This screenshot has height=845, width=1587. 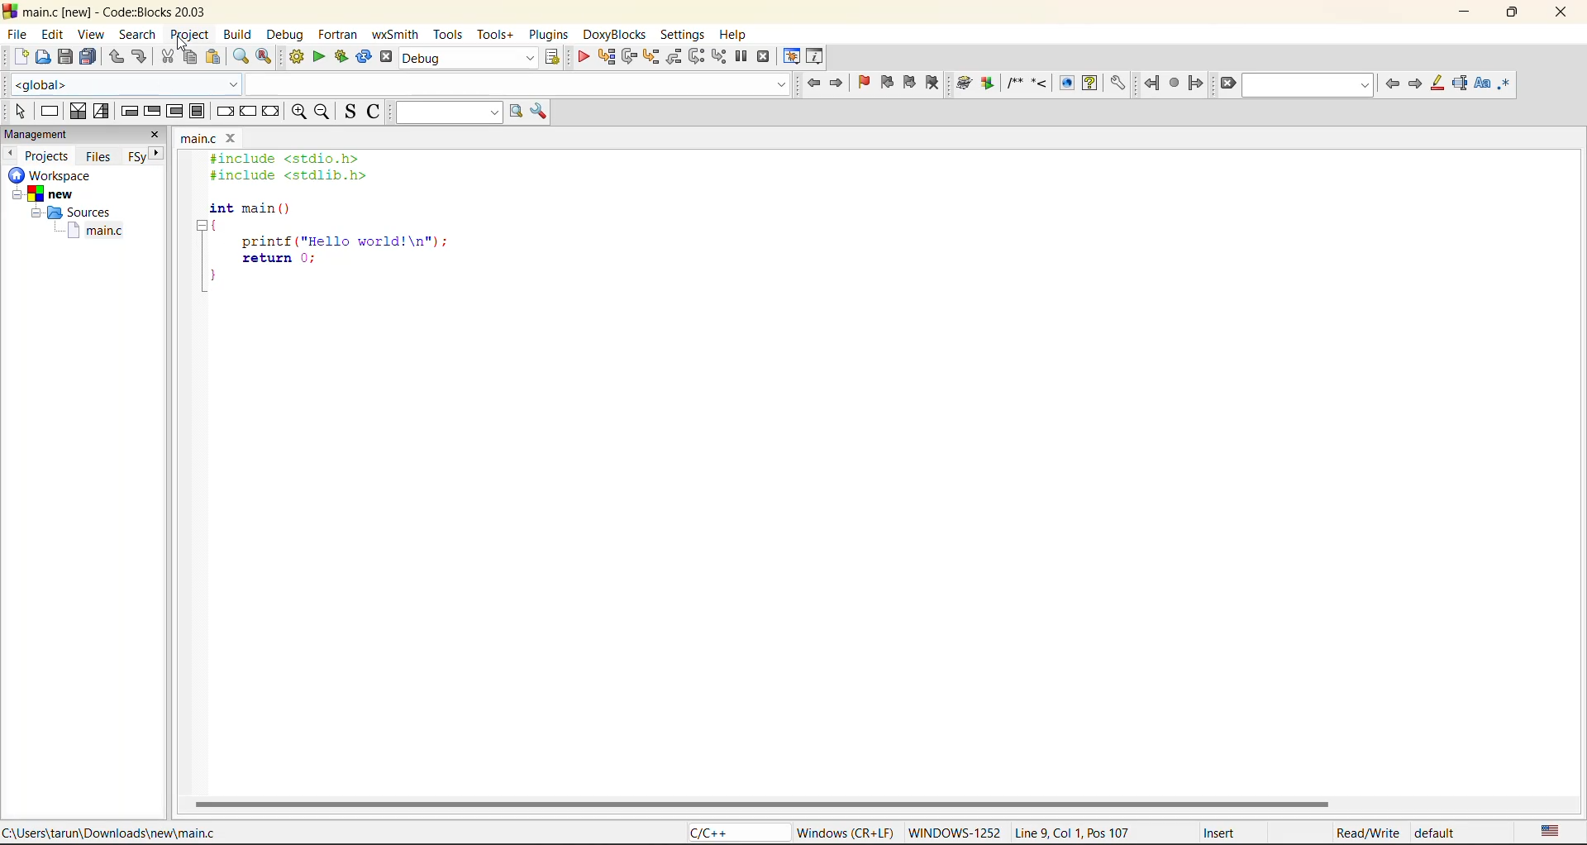 I want to click on build, so click(x=296, y=56).